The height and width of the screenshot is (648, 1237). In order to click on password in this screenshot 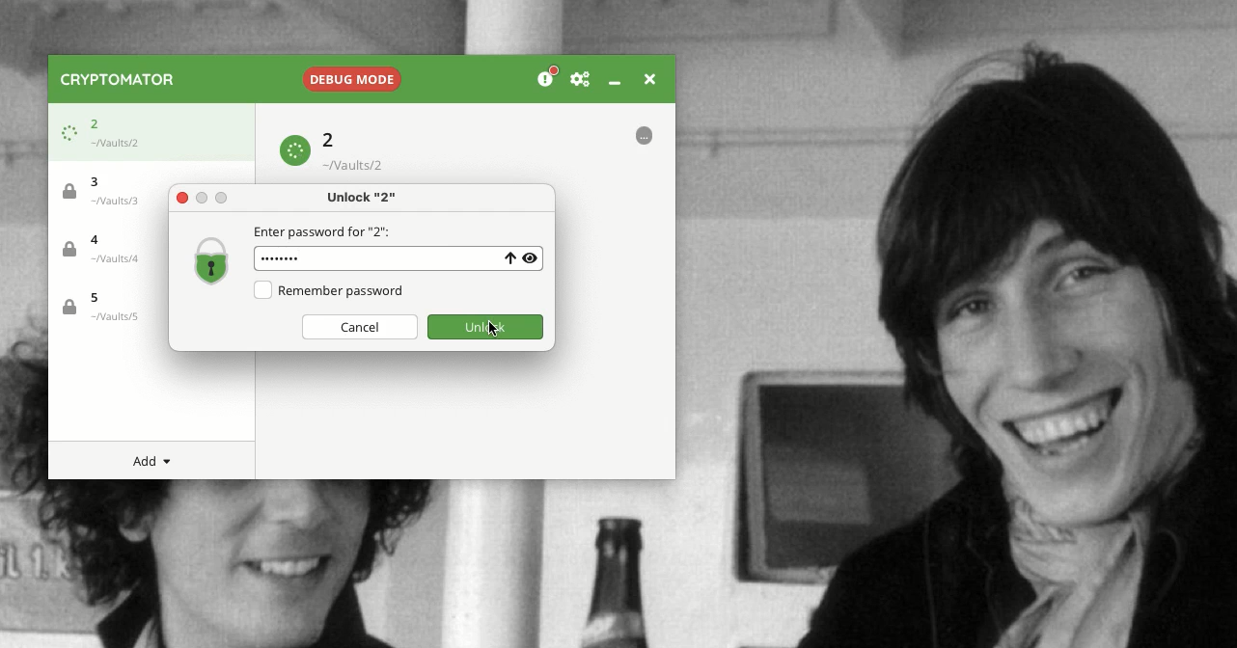, I will do `click(312, 257)`.